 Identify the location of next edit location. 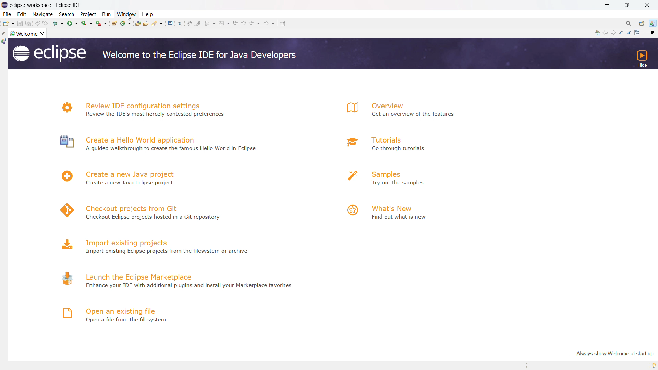
(244, 23).